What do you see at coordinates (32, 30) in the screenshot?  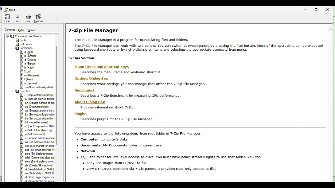 I see `Search` at bounding box center [32, 30].